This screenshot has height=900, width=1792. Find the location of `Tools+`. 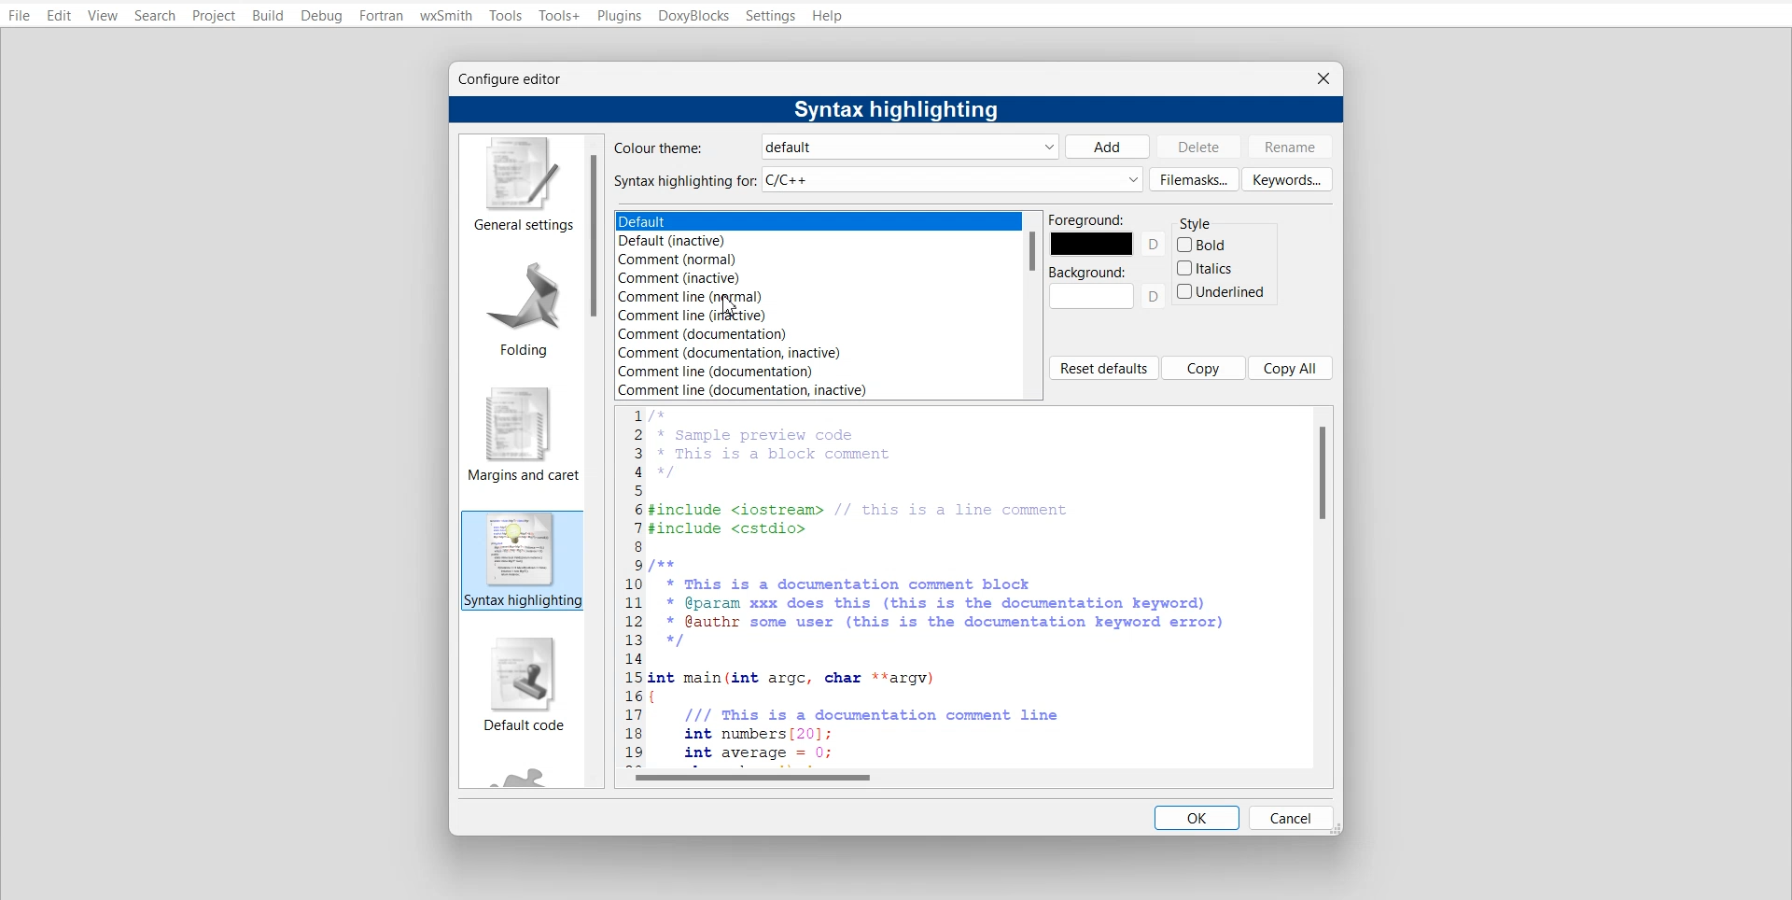

Tools+ is located at coordinates (561, 14).